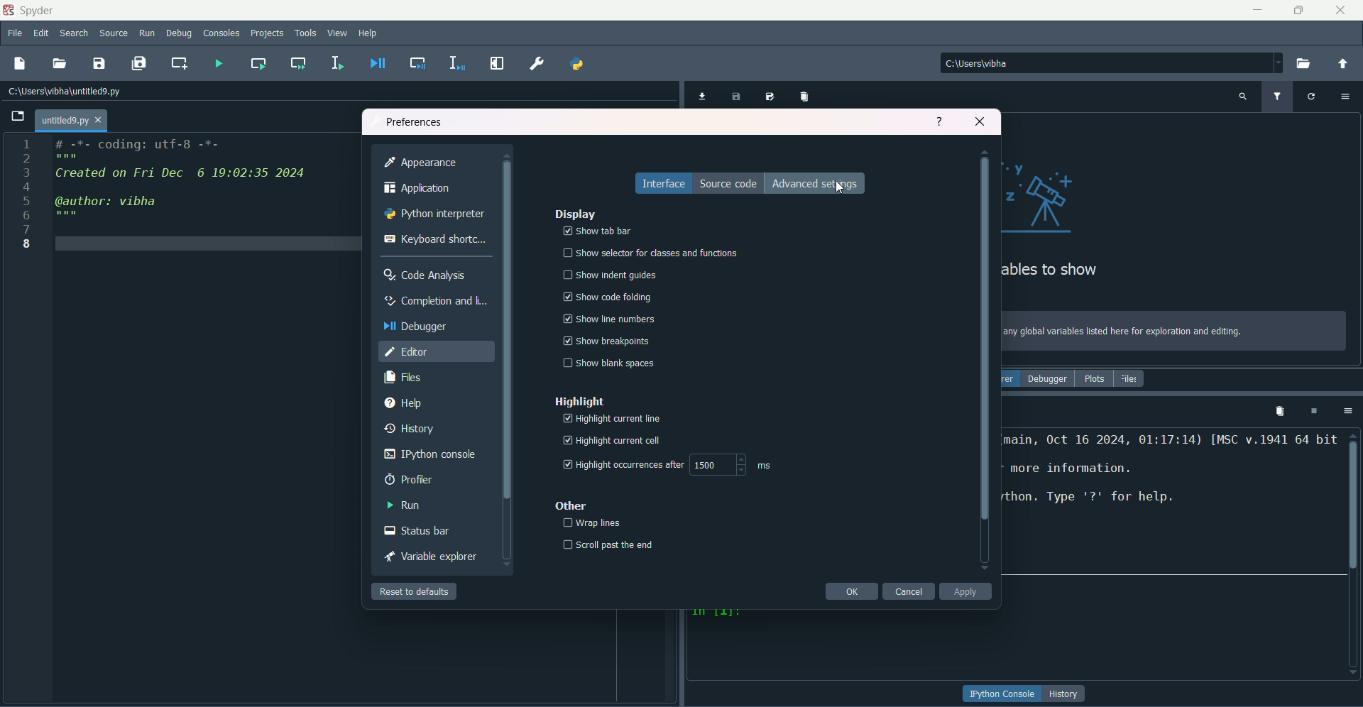 Image resolution: width=1363 pixels, height=707 pixels. I want to click on display, so click(577, 214).